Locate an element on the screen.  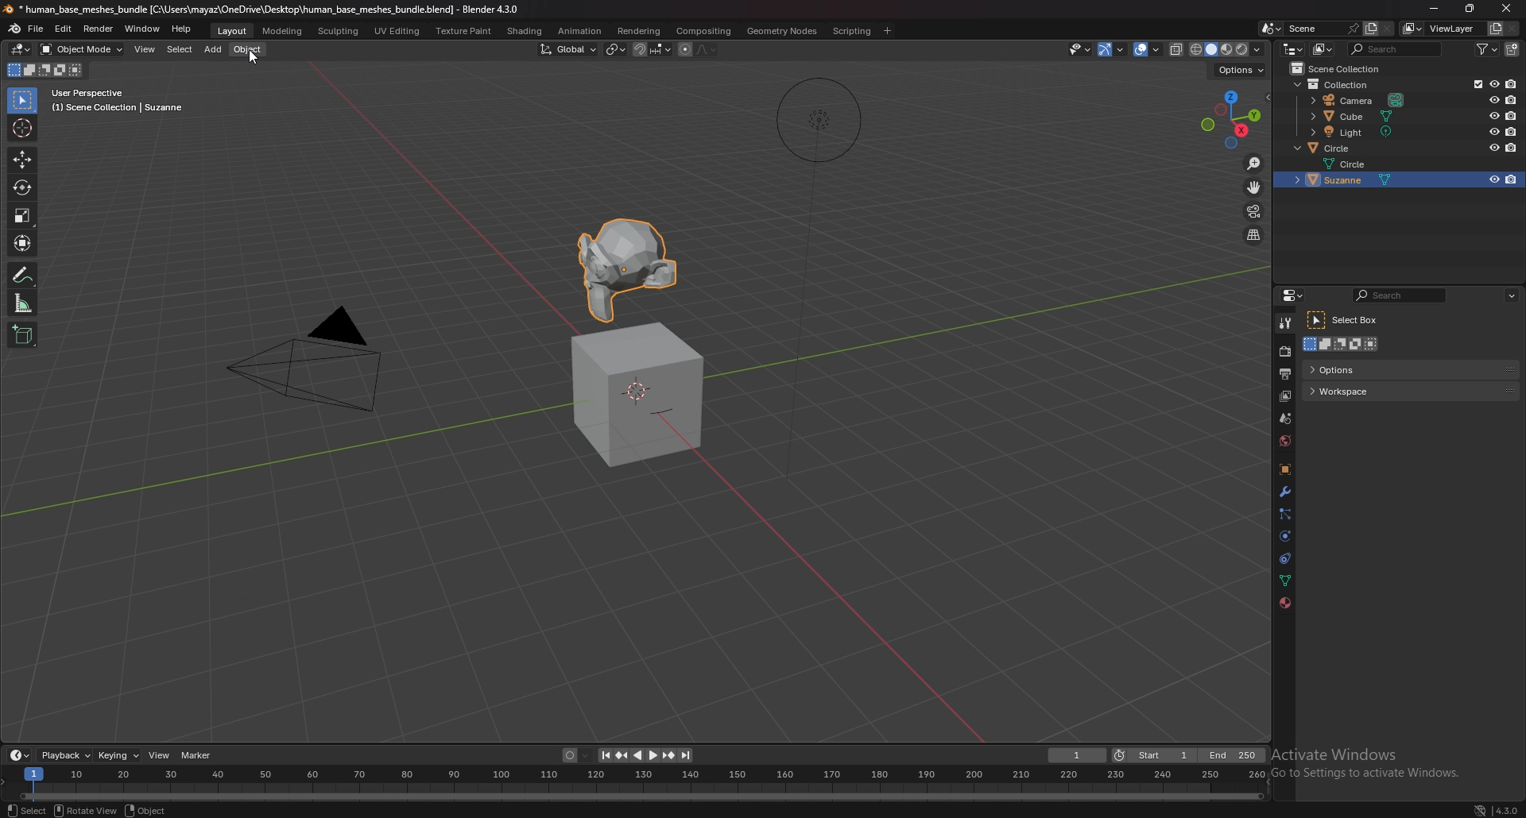
constraints is located at coordinates (1287, 558).